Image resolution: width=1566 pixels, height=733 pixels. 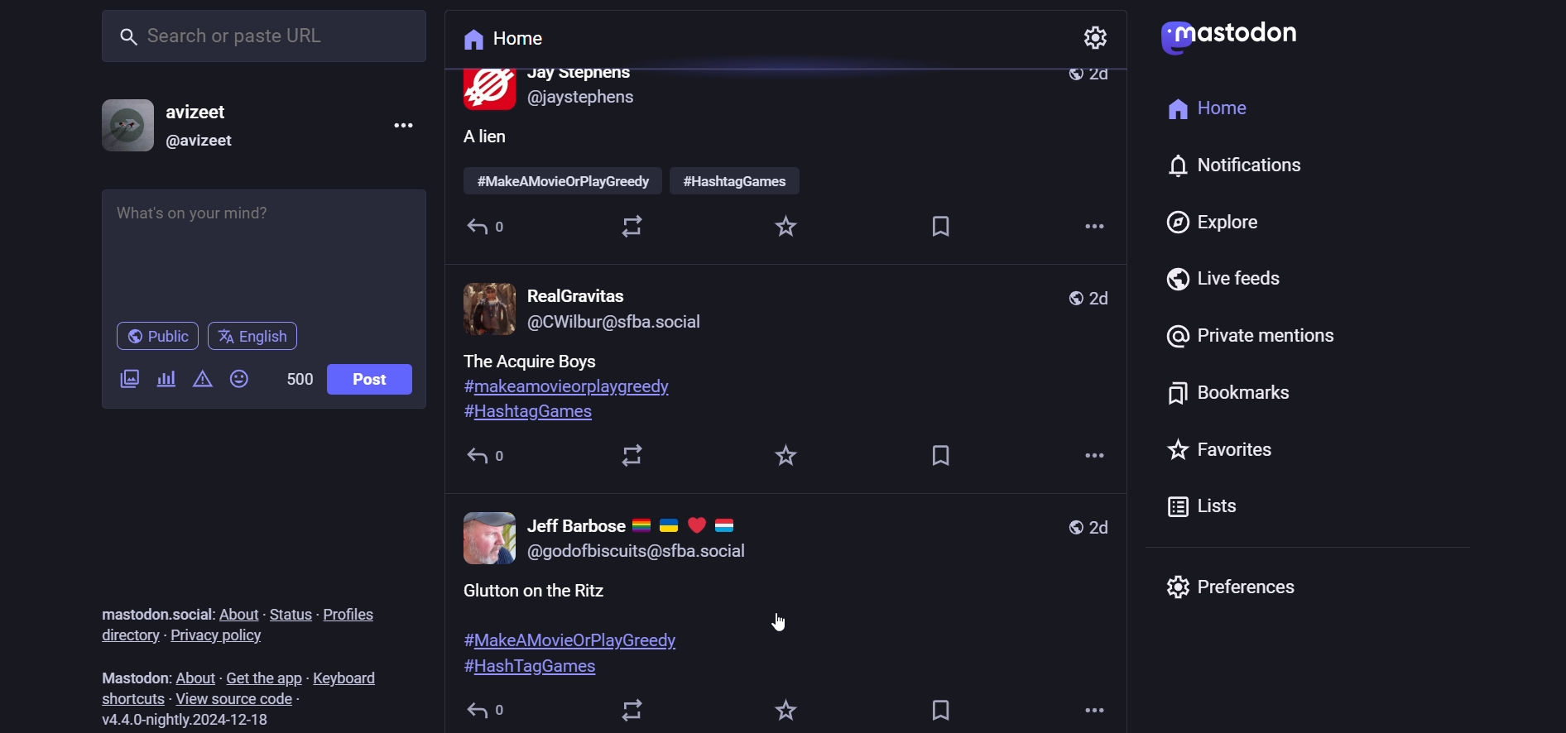 I want to click on profile, so click(x=613, y=541).